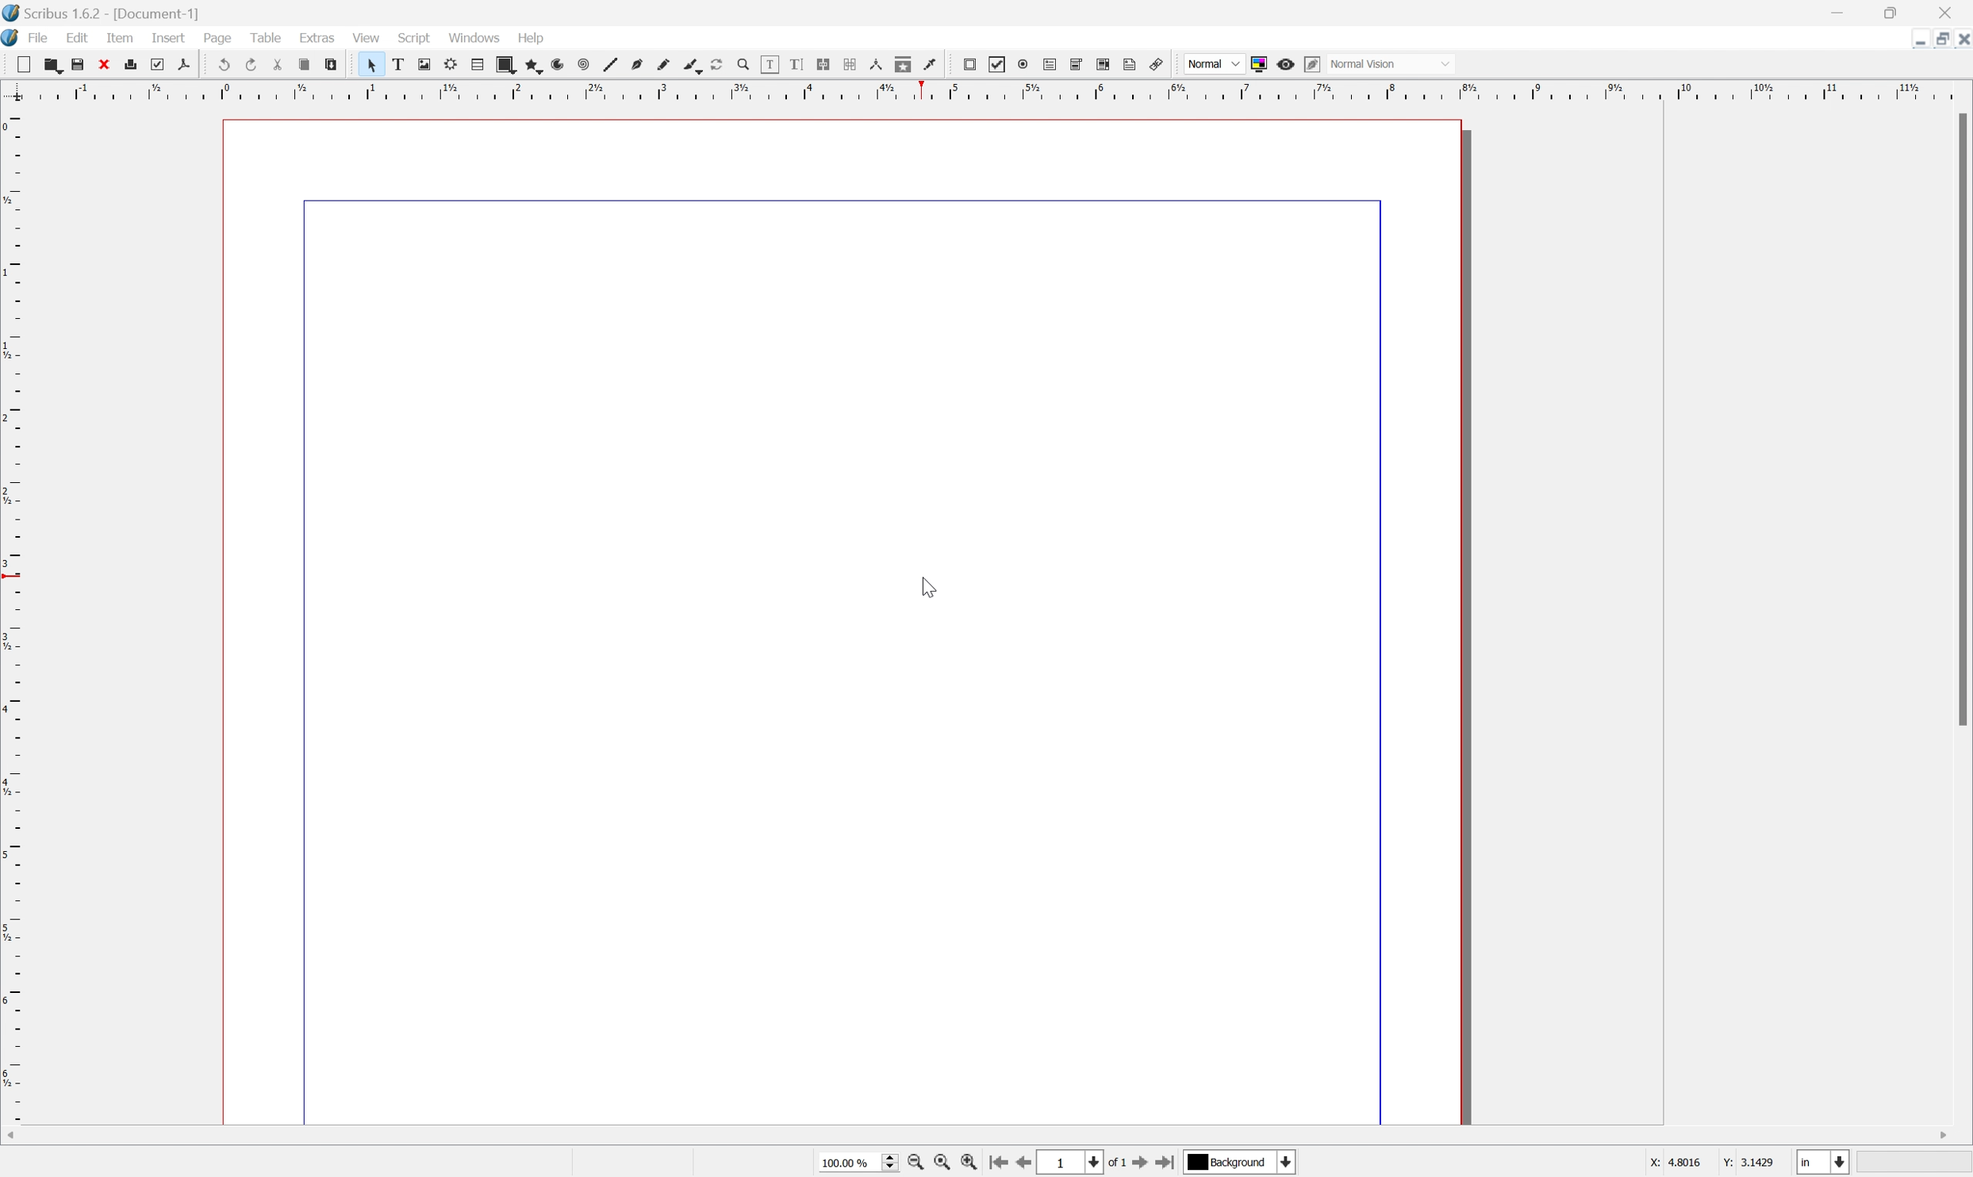  Describe the element at coordinates (184, 66) in the screenshot. I see `export directly as PDF` at that location.